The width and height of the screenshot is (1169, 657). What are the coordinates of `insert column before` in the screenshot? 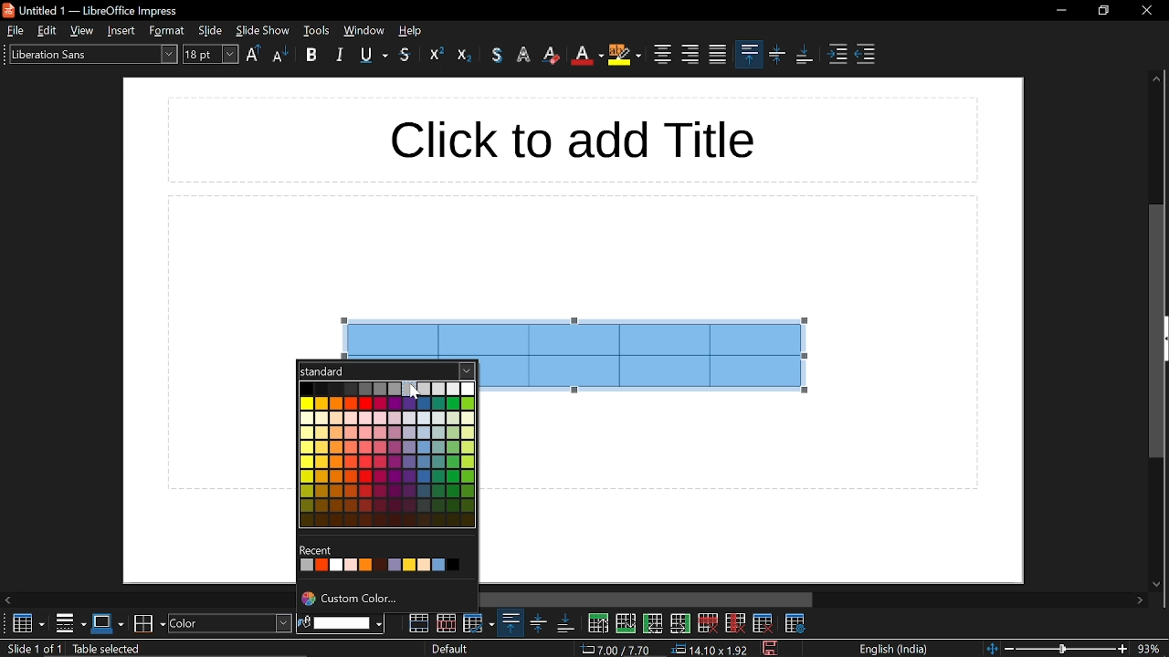 It's located at (653, 623).